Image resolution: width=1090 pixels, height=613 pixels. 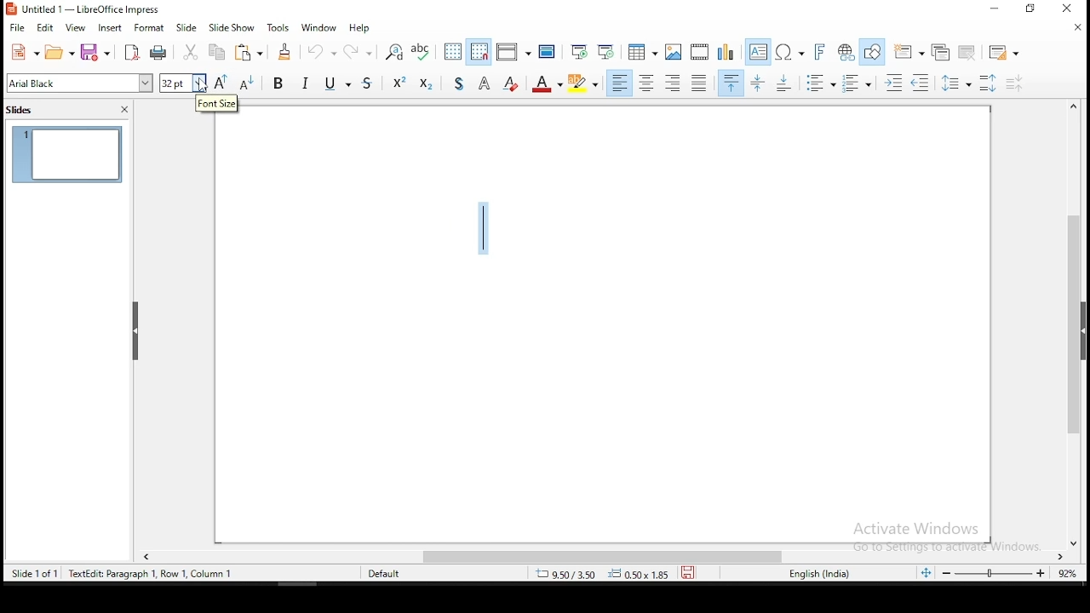 What do you see at coordinates (319, 28) in the screenshot?
I see `window` at bounding box center [319, 28].